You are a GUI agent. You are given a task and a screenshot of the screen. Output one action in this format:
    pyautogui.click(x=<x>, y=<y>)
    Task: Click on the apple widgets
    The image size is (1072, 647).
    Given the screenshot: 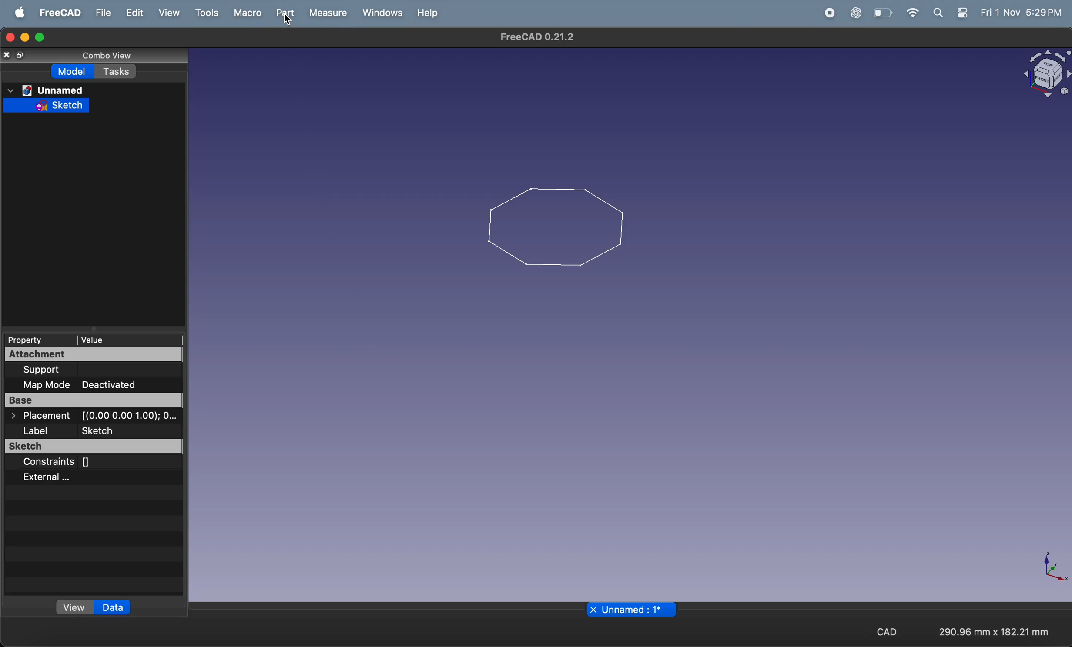 What is the action you would take?
    pyautogui.click(x=947, y=13)
    